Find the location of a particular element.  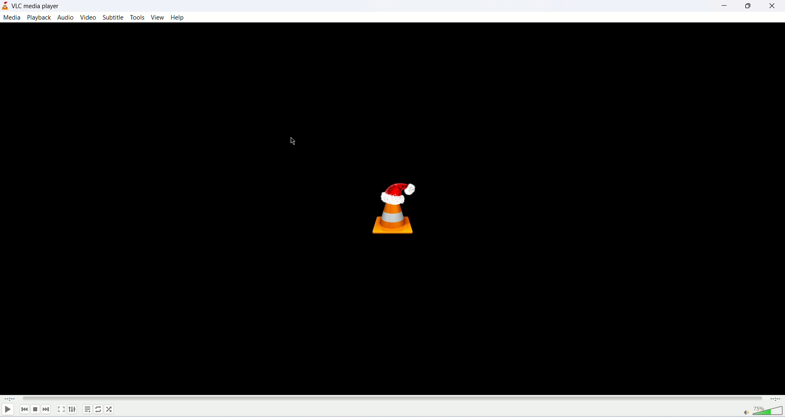

logo is located at coordinates (5, 6).